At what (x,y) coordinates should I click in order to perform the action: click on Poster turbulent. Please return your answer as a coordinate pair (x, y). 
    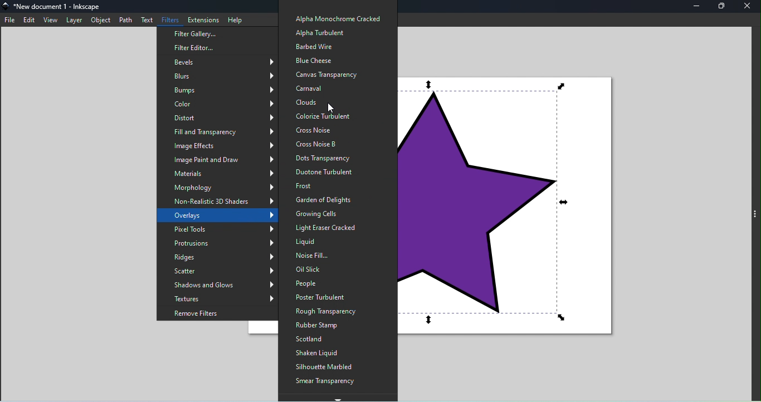
    Looking at the image, I should click on (331, 297).